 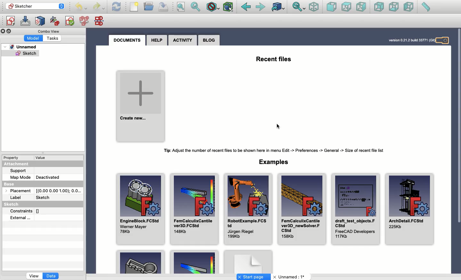 I want to click on Sketch, so click(x=21, y=54).